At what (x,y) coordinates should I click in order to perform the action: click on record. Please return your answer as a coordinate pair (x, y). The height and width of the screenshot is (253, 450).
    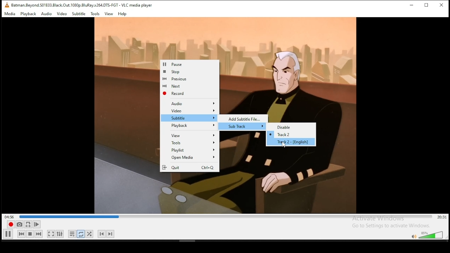
    Looking at the image, I should click on (11, 225).